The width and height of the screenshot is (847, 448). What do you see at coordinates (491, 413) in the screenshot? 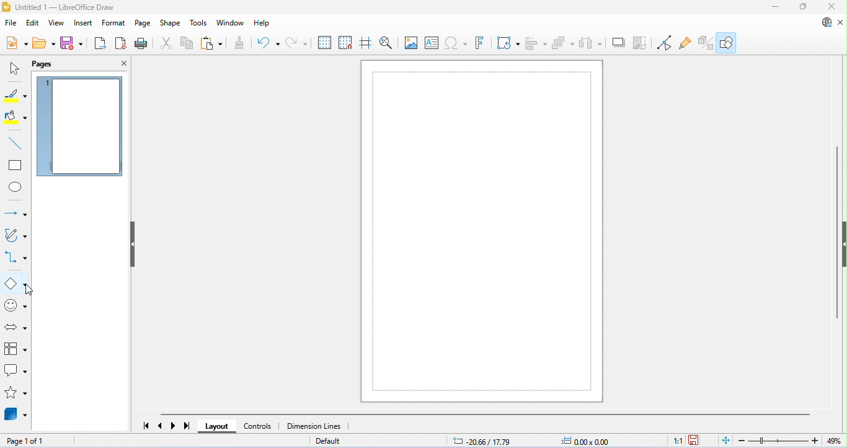
I see `horizontal scroll bar` at bounding box center [491, 413].